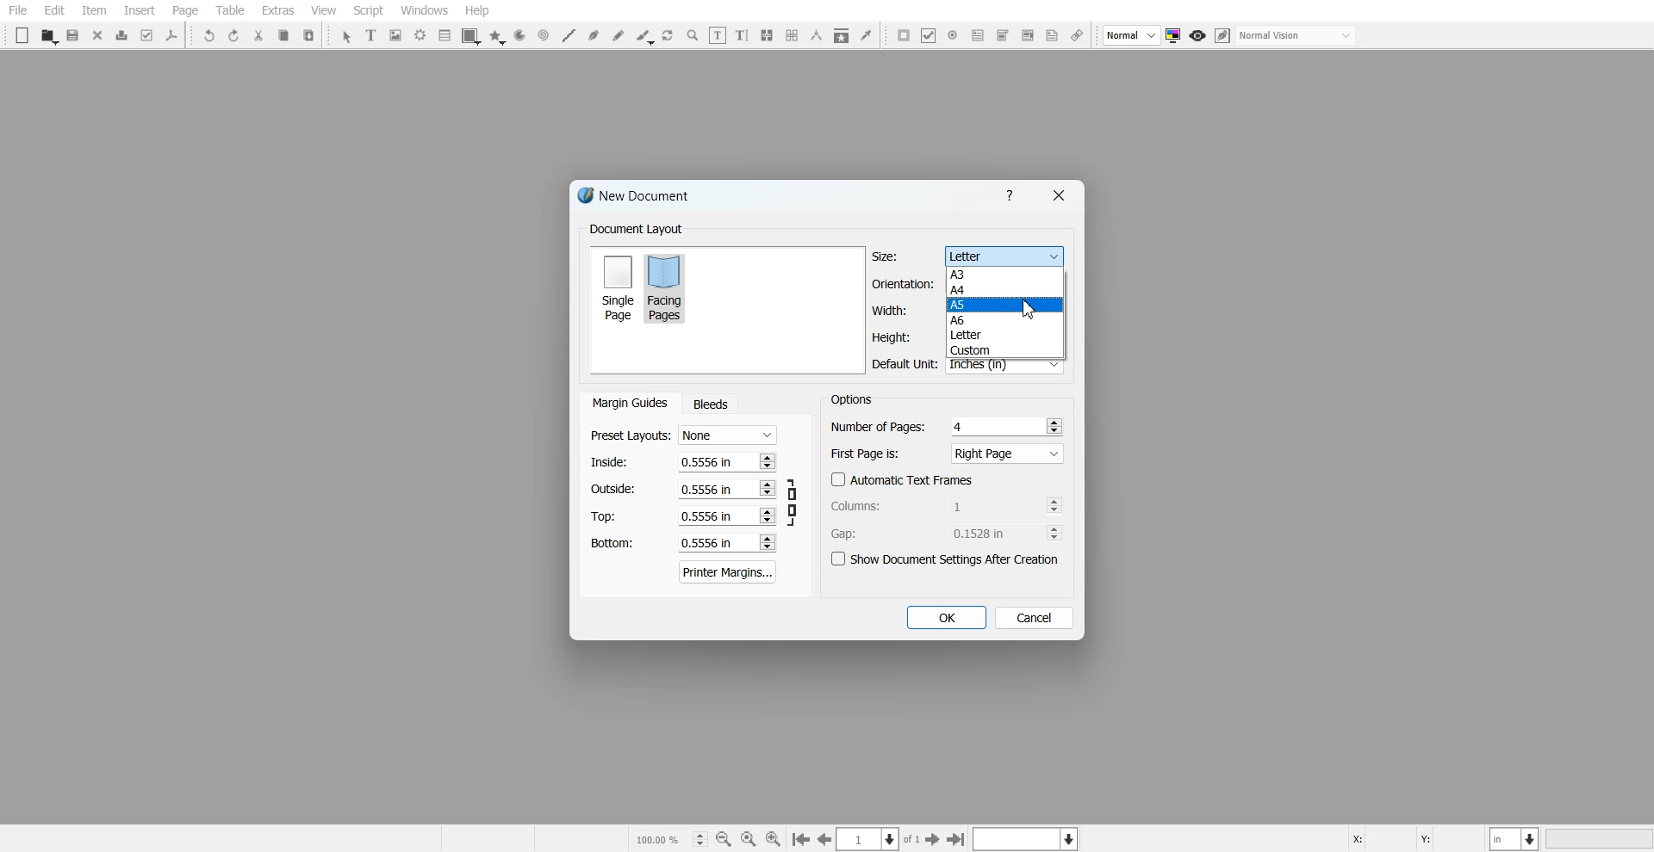  I want to click on Insert, so click(139, 10).